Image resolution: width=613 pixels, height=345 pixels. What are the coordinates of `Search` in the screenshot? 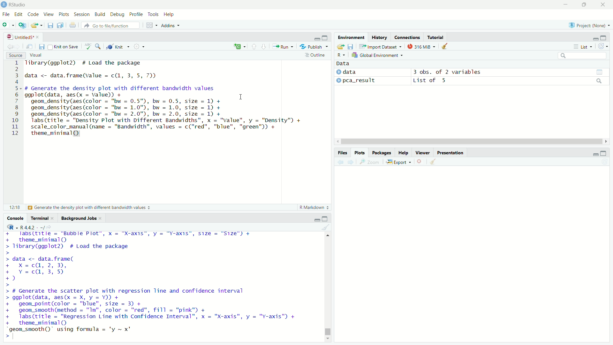 It's located at (582, 56).